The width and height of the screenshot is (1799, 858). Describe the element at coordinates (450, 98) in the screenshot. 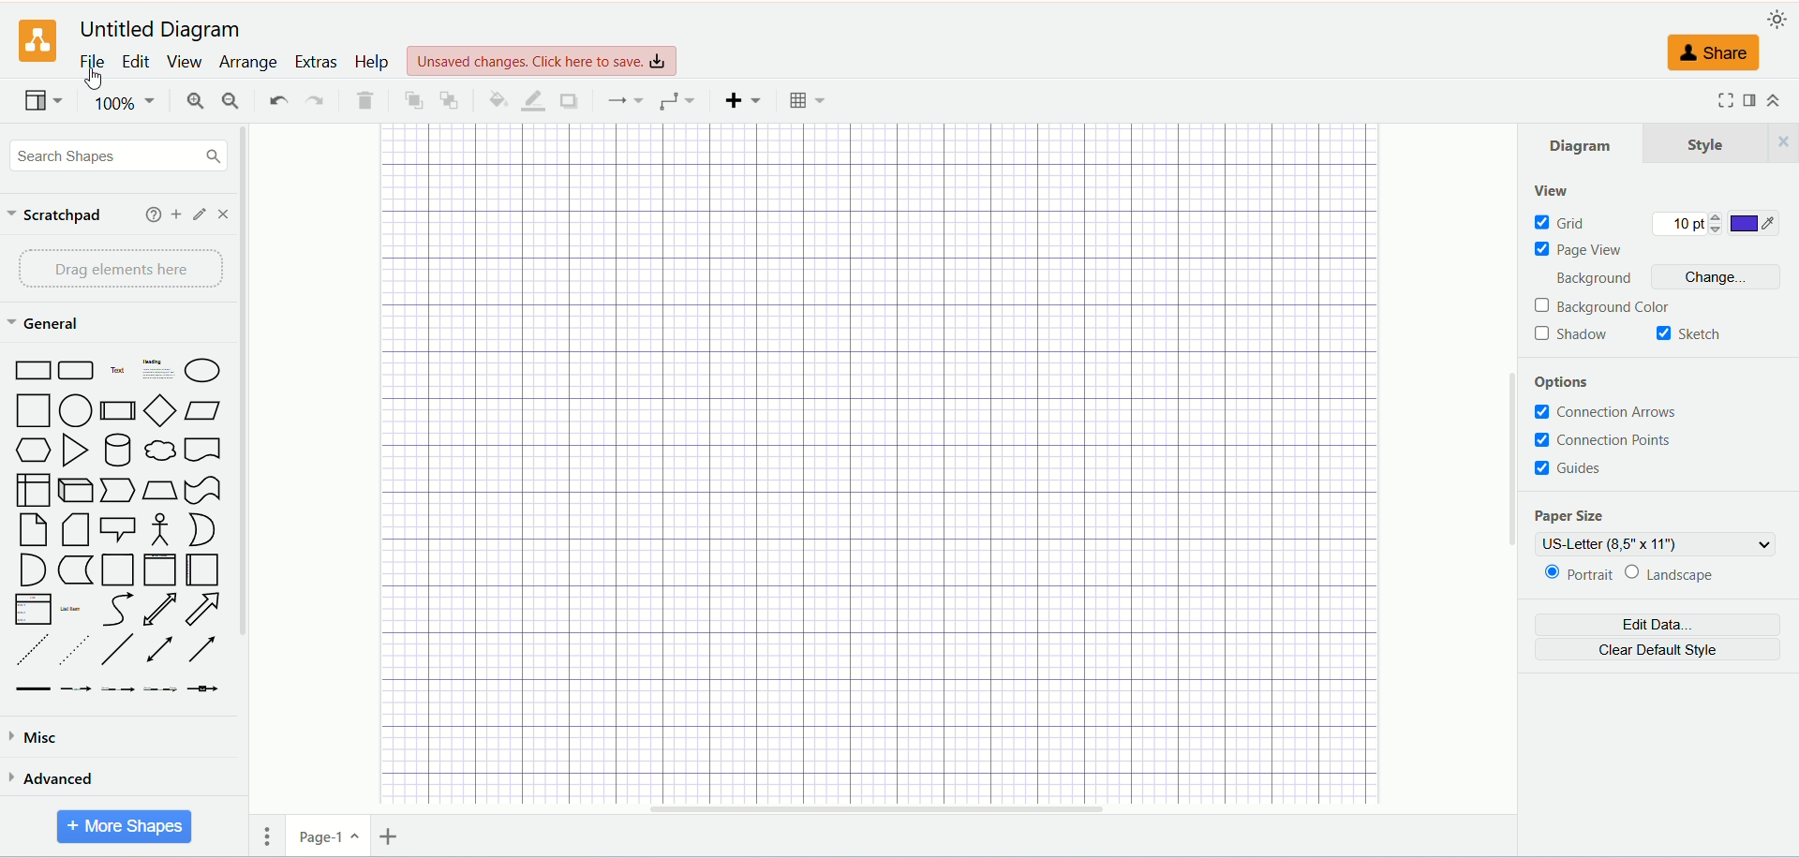

I see `to back` at that location.